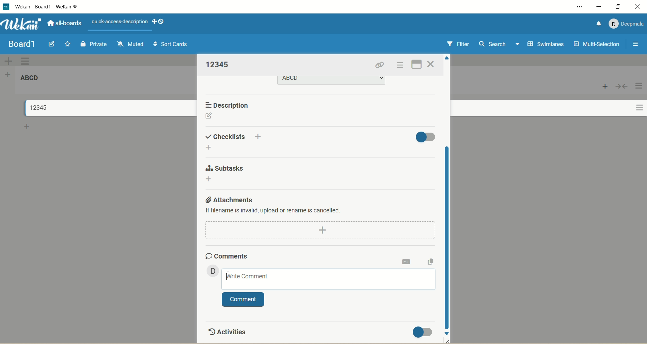 The height and width of the screenshot is (344, 647). What do you see at coordinates (162, 22) in the screenshot?
I see `show-desktop-drag-handles` at bounding box center [162, 22].